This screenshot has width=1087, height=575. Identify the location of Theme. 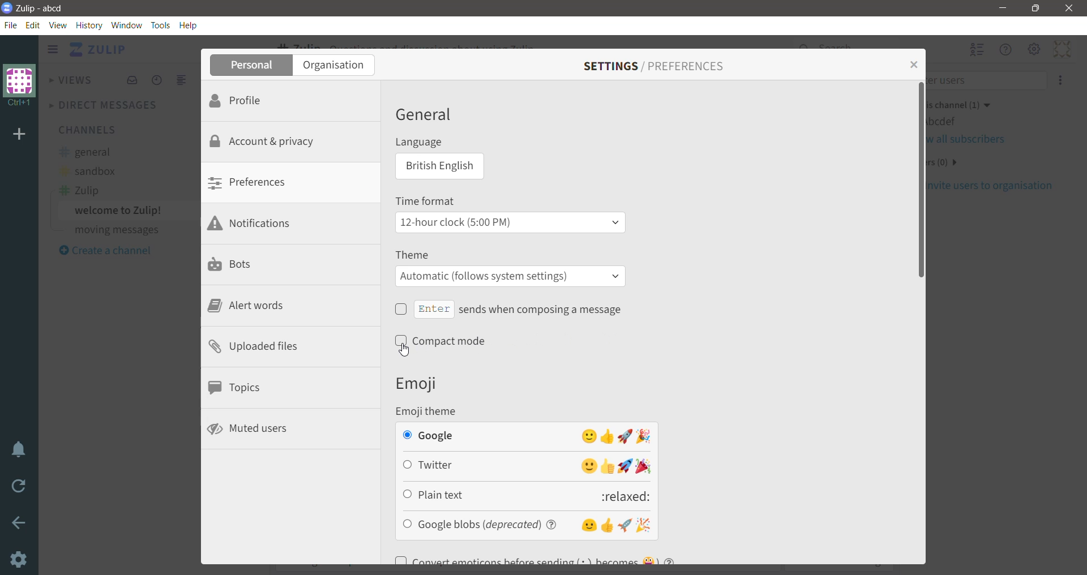
(416, 255).